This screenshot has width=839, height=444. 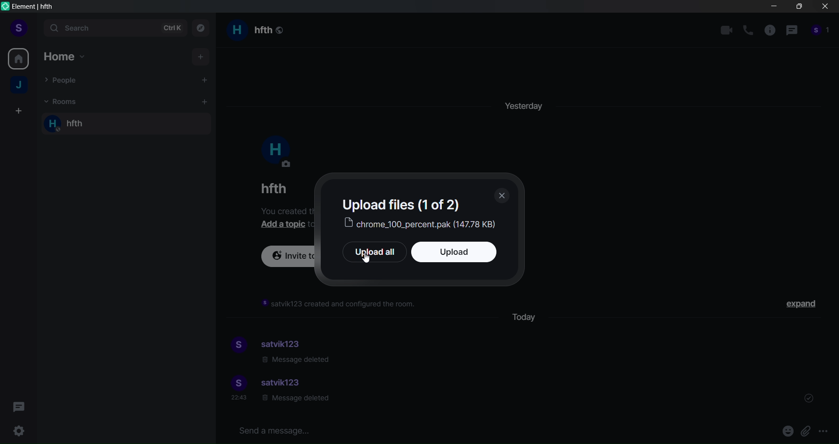 I want to click on display picture, so click(x=276, y=152).